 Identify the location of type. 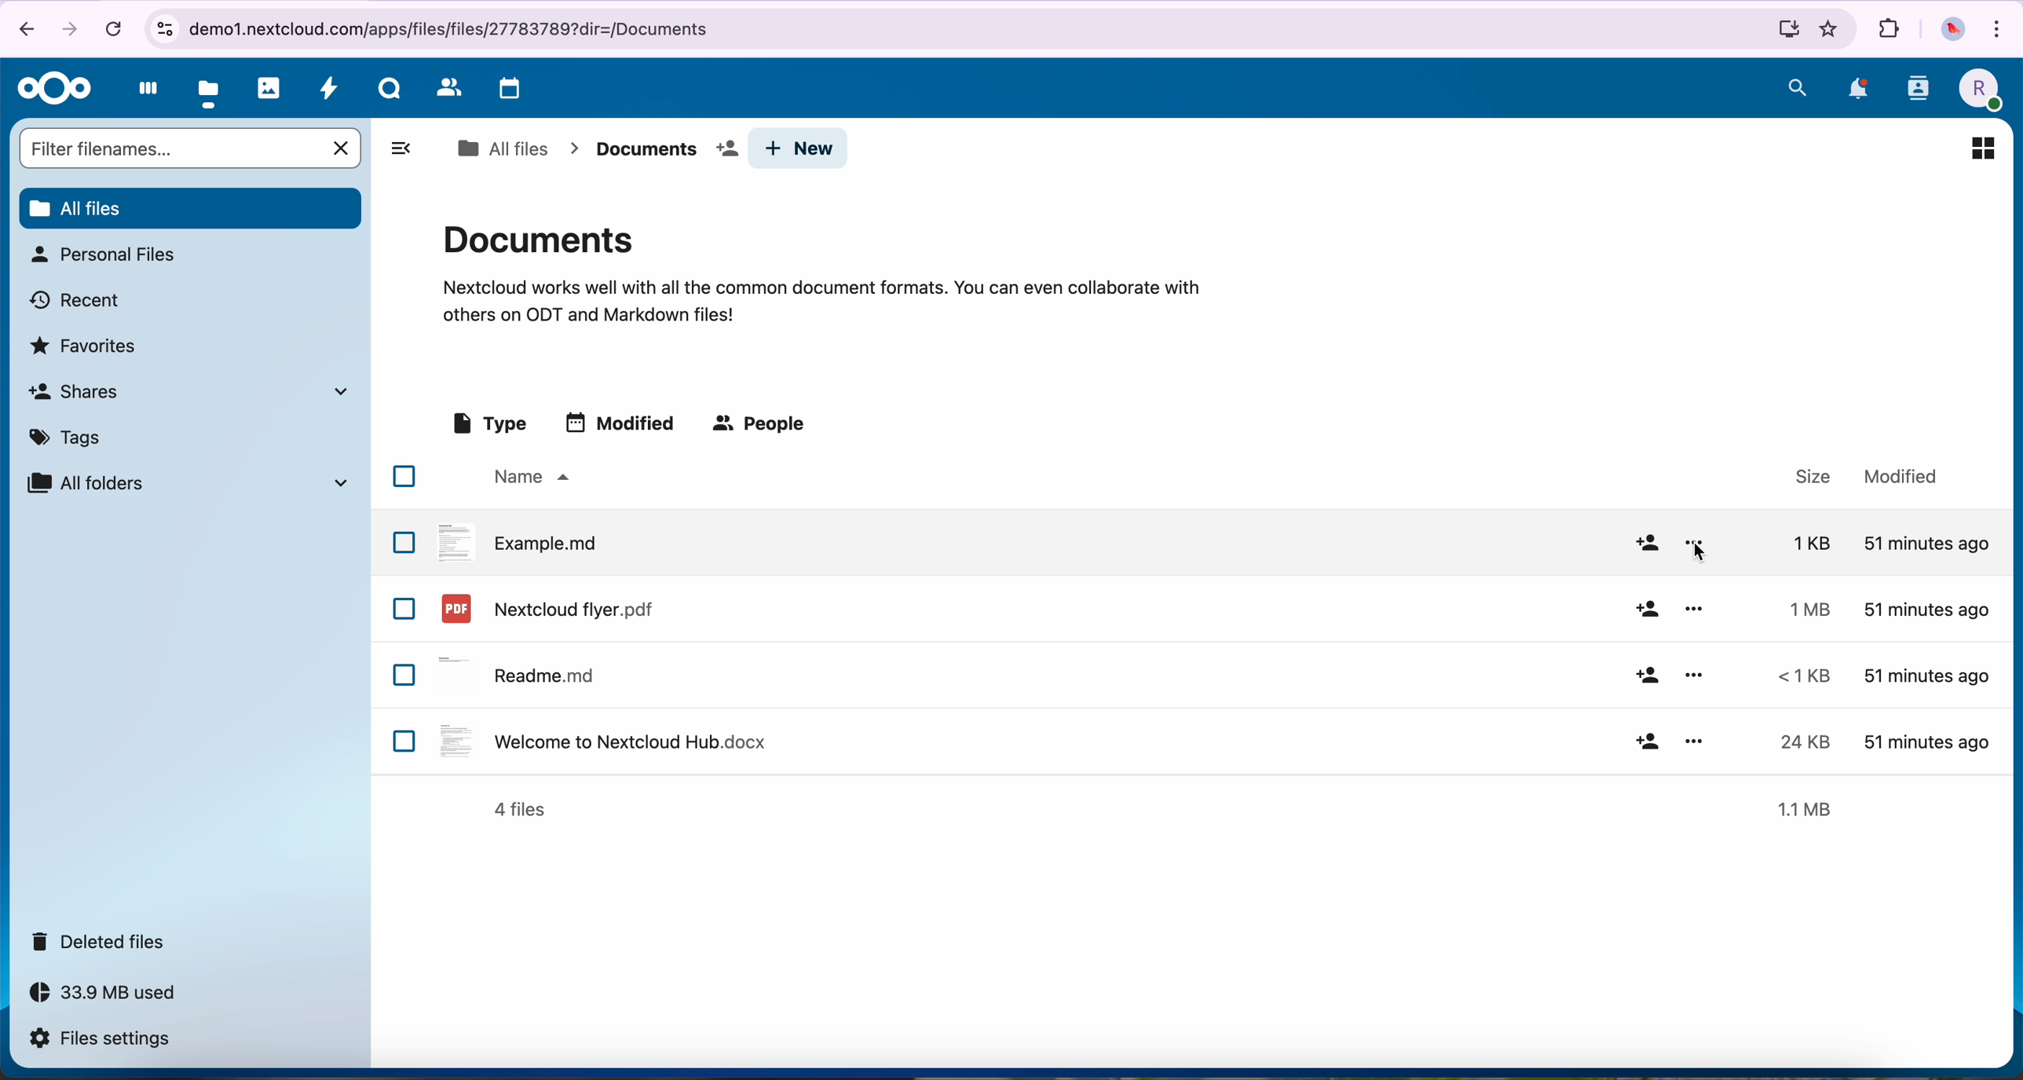
(488, 424).